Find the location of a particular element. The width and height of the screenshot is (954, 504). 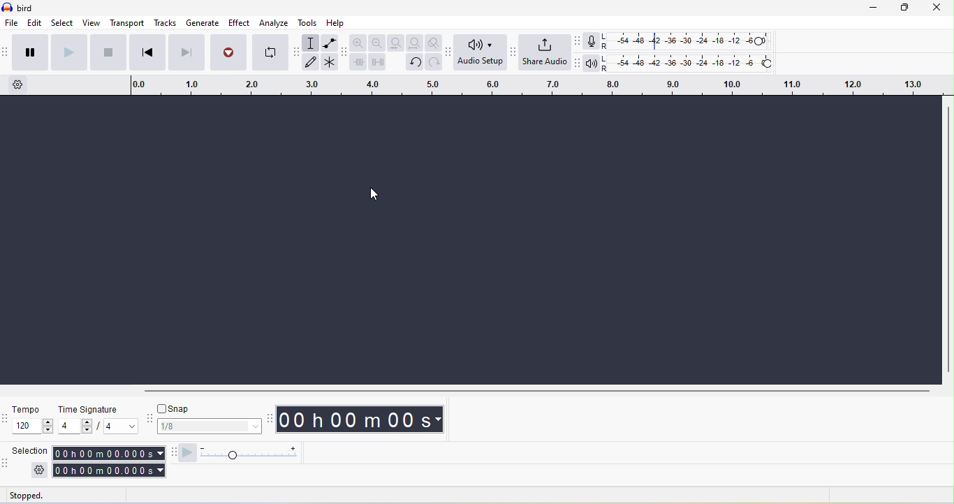

effect is located at coordinates (237, 24).